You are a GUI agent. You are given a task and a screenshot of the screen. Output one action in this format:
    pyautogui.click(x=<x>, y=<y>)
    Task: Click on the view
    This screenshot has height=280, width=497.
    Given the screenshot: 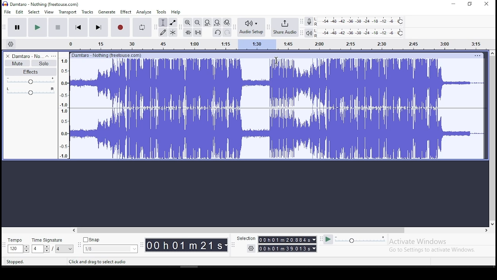 What is the action you would take?
    pyautogui.click(x=49, y=12)
    